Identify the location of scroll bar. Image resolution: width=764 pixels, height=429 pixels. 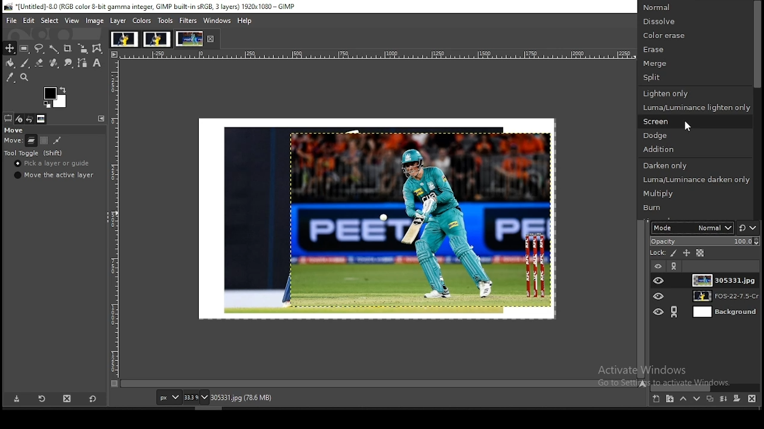
(757, 110).